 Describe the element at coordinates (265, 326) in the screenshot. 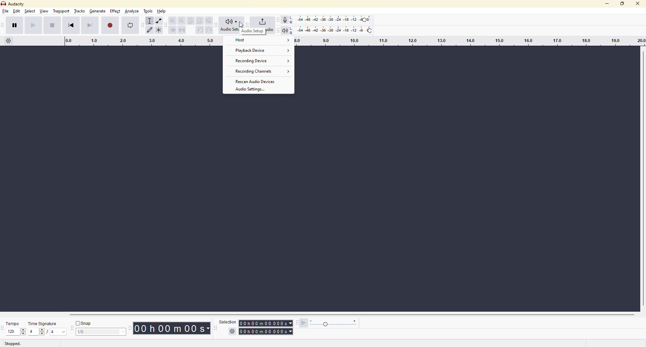

I see `selection` at that location.